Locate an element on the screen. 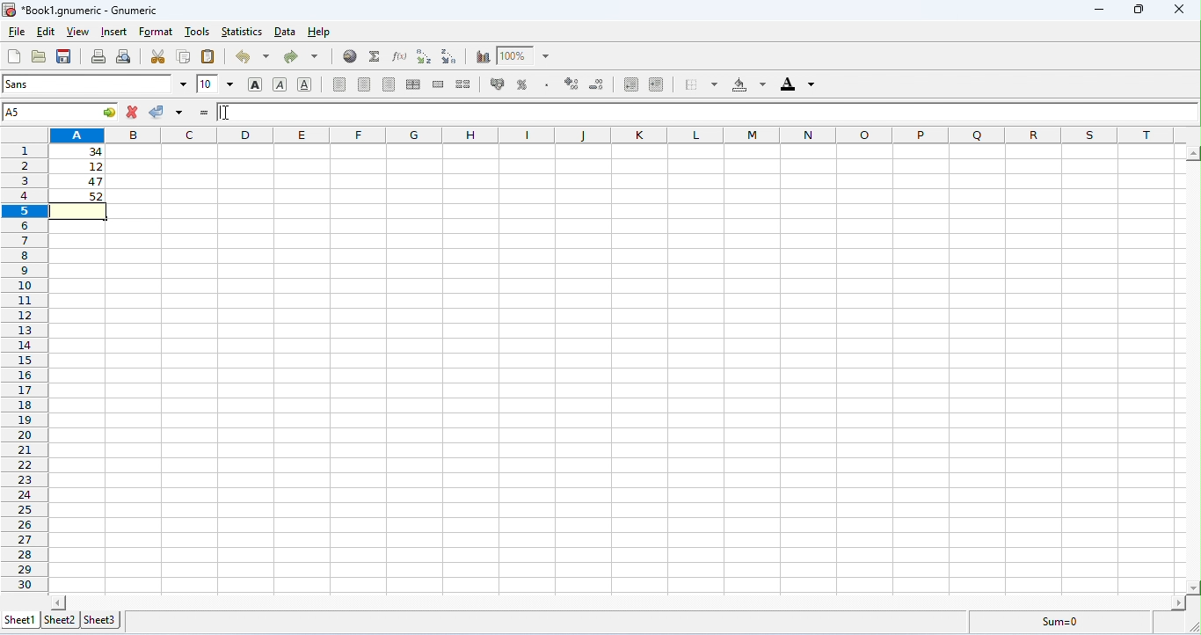 This screenshot has height=635, width=1201. sort descending is located at coordinates (451, 56).